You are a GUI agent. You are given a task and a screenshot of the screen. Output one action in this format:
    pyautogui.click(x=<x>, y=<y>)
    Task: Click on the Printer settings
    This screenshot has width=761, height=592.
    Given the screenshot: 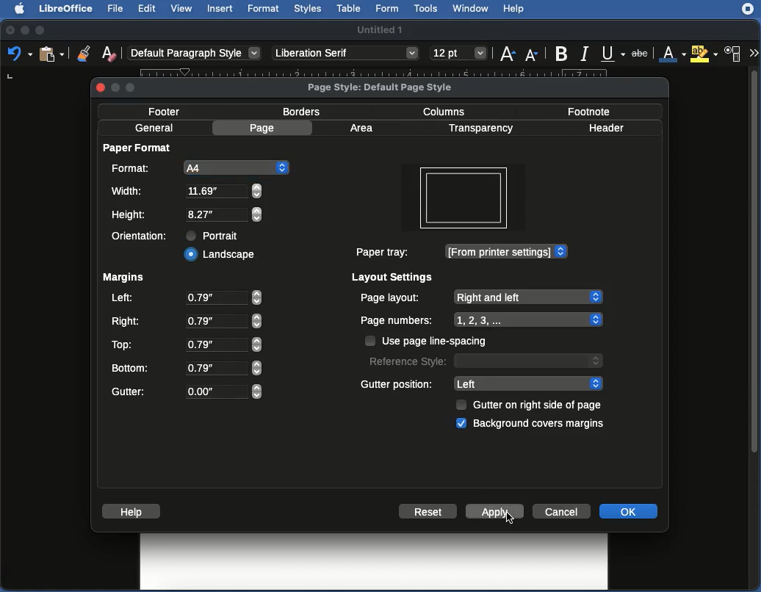 What is the action you would take?
    pyautogui.click(x=507, y=252)
    